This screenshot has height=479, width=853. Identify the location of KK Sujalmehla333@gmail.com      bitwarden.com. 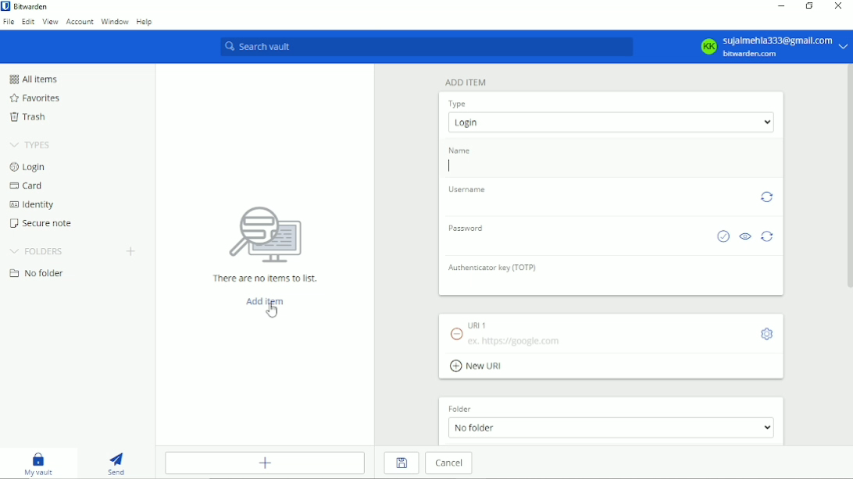
(769, 46).